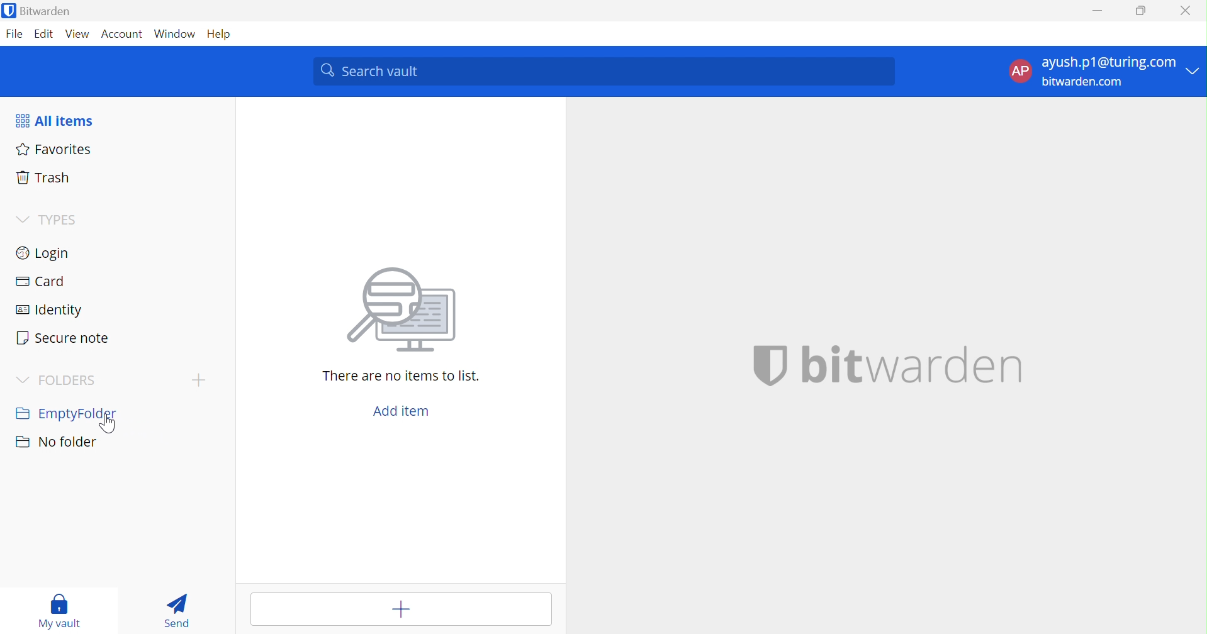 The image size is (1207, 634). What do you see at coordinates (604, 72) in the screenshot?
I see `Search Vault` at bounding box center [604, 72].